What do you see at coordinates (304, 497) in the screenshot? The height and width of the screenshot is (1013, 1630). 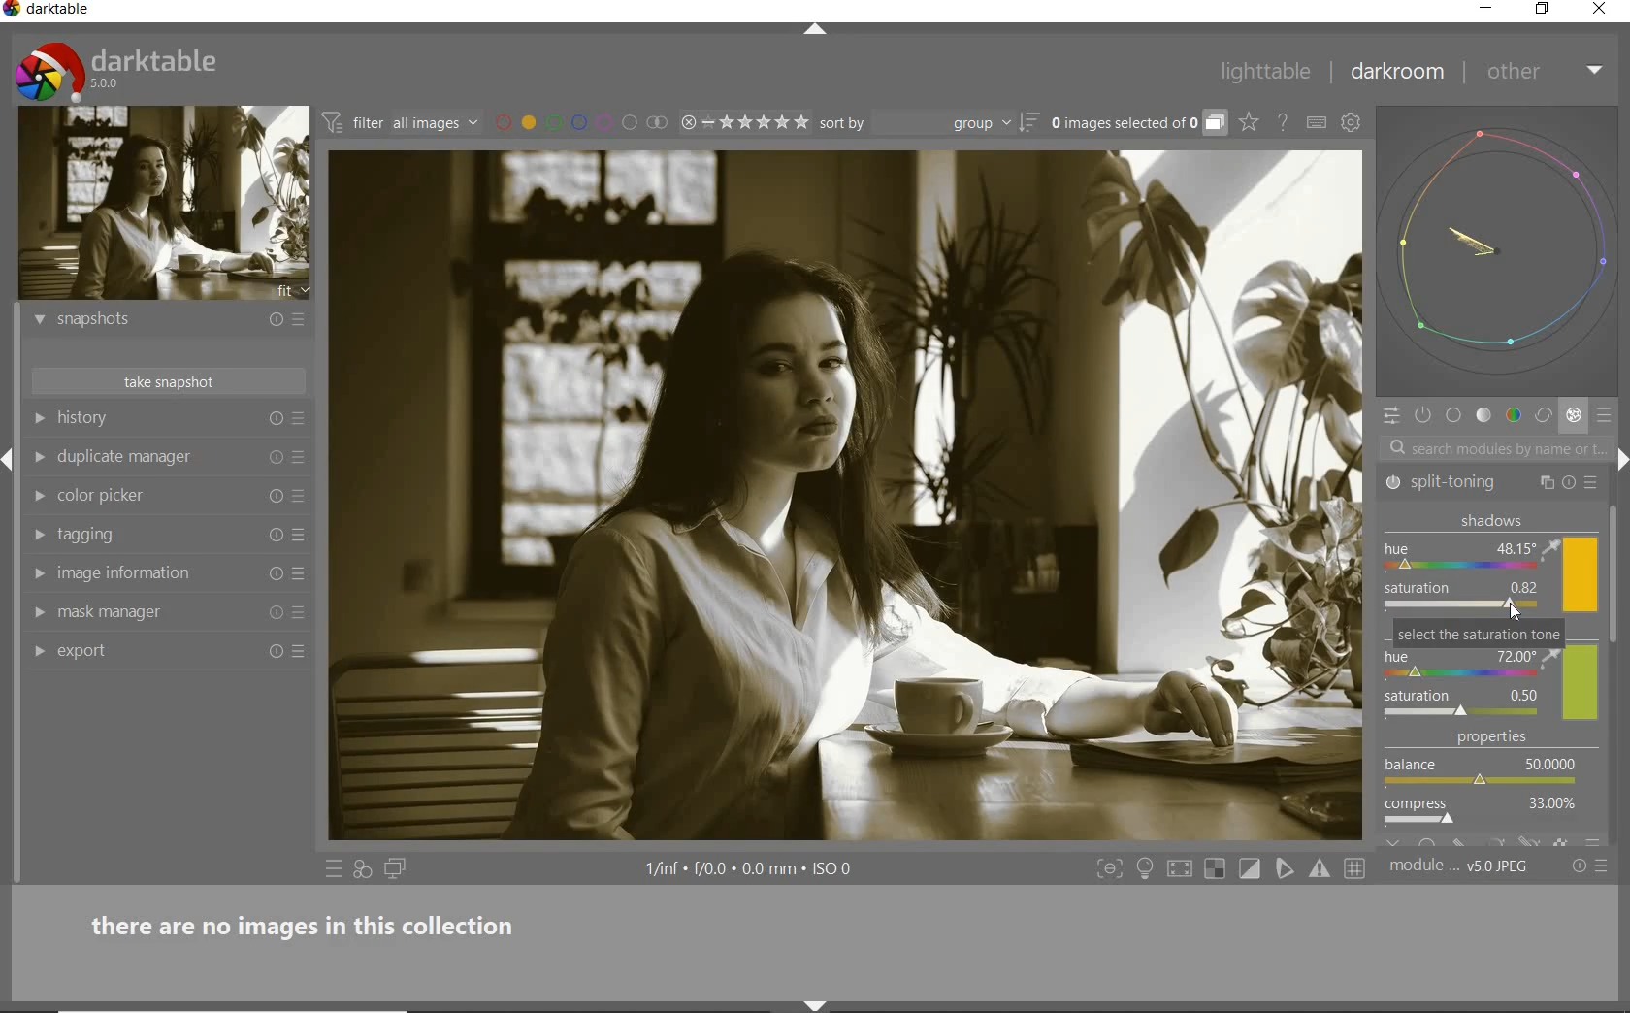 I see `preset and preferences` at bounding box center [304, 497].